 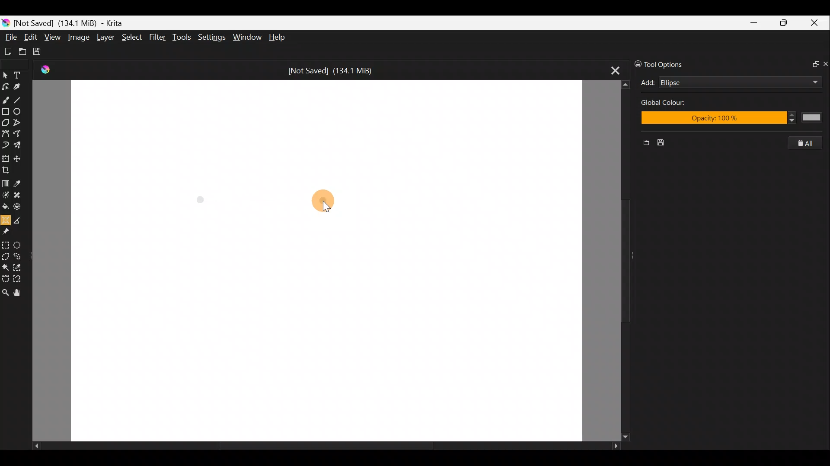 I want to click on Add drop down, so click(x=807, y=81).